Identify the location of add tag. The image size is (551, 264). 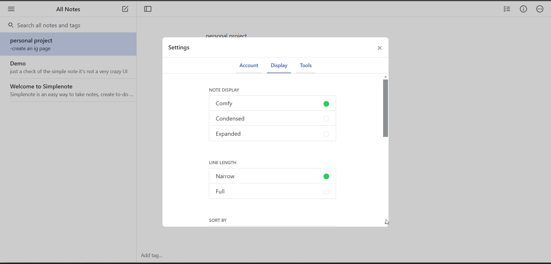
(150, 255).